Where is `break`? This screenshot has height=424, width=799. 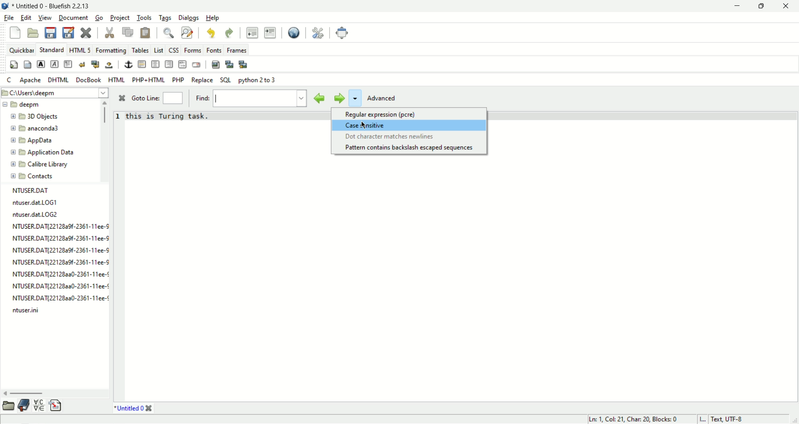
break is located at coordinates (82, 64).